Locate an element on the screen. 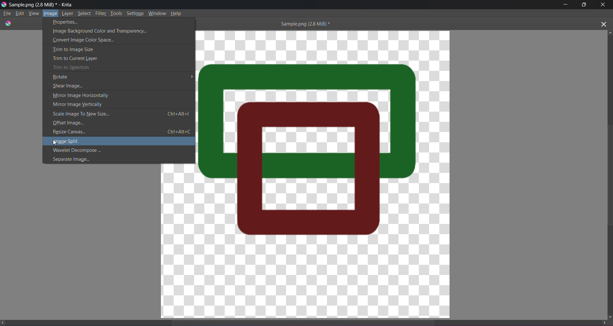 This screenshot has height=326, width=613. Close Canvas is located at coordinates (603, 23).